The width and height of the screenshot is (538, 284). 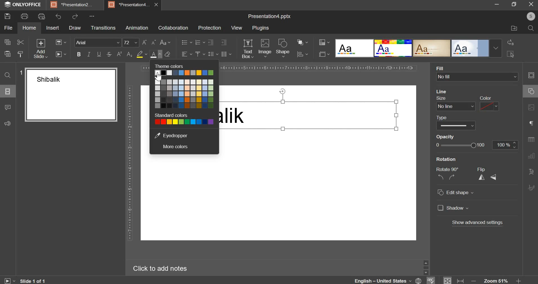 I want to click on draw, so click(x=75, y=28).